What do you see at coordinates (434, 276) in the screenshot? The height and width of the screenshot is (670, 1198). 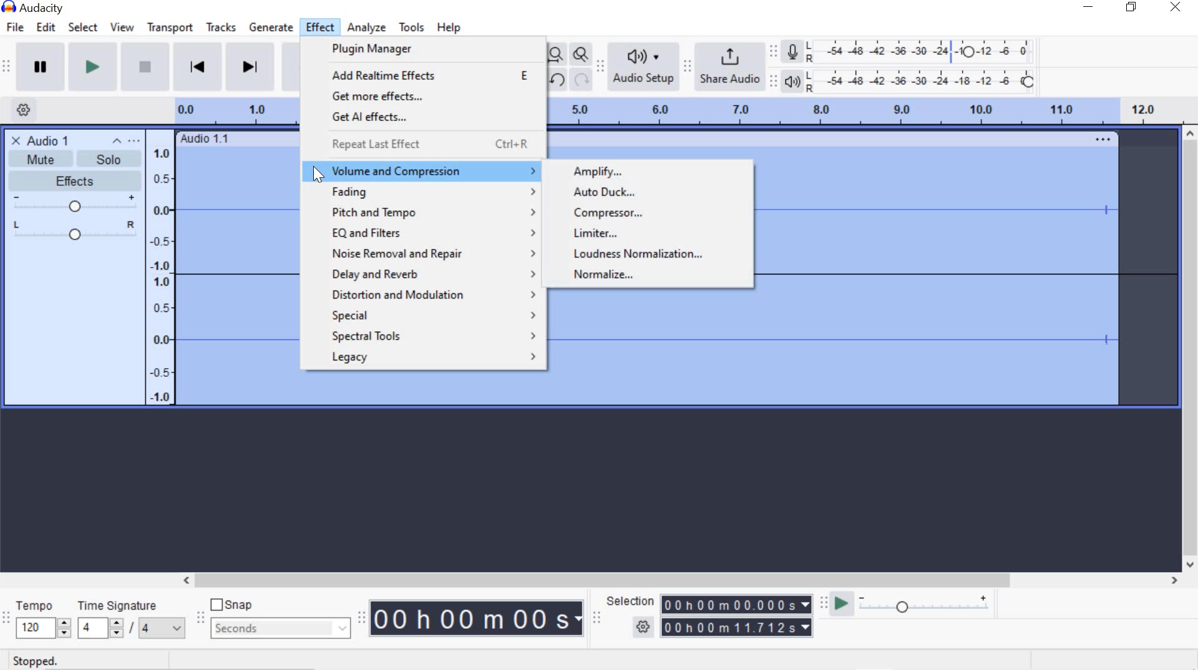 I see `delay and reverb` at bounding box center [434, 276].